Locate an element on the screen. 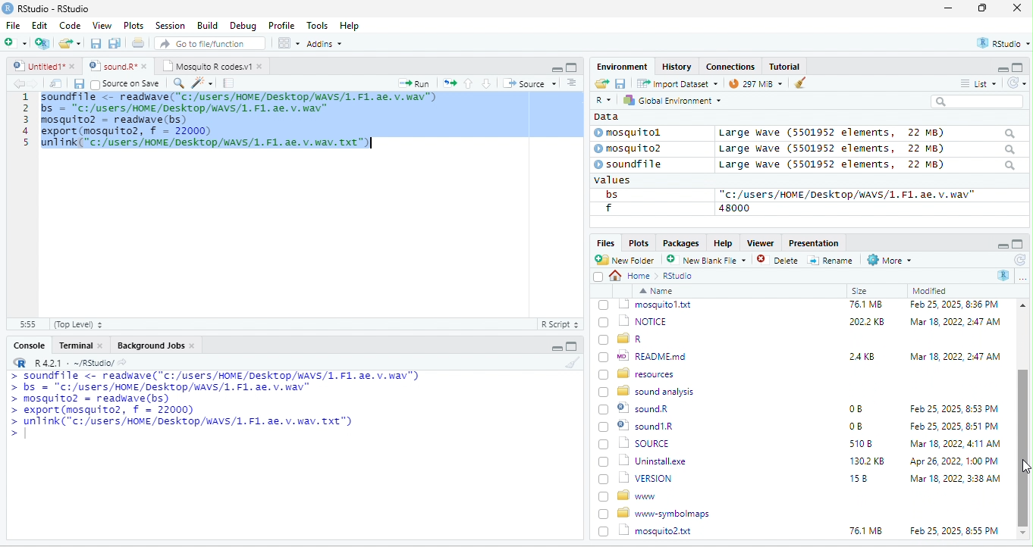 This screenshot has width=1033, height=547. down is located at coordinates (487, 83).